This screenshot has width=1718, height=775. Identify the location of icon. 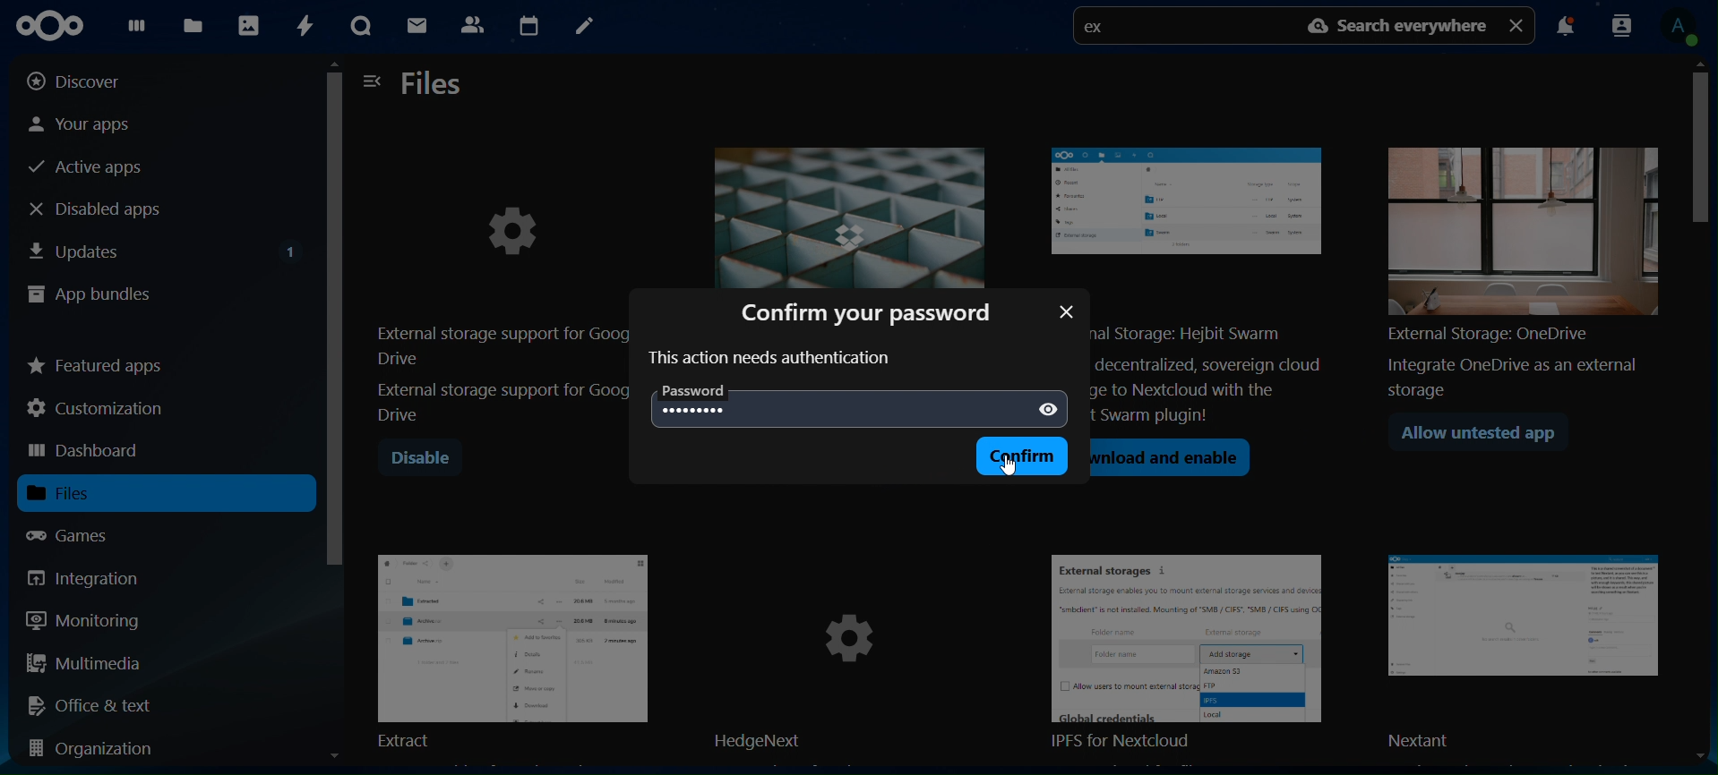
(57, 26).